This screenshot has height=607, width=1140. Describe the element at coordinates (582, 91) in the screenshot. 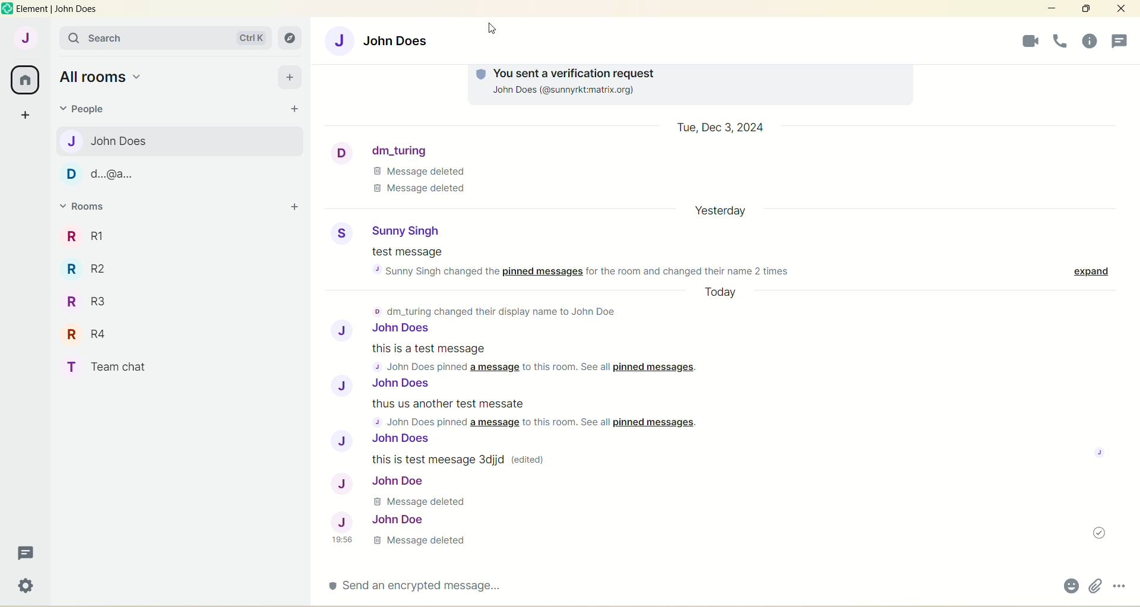

I see `John Does (@sunnyrkt:matrix.org)` at that location.